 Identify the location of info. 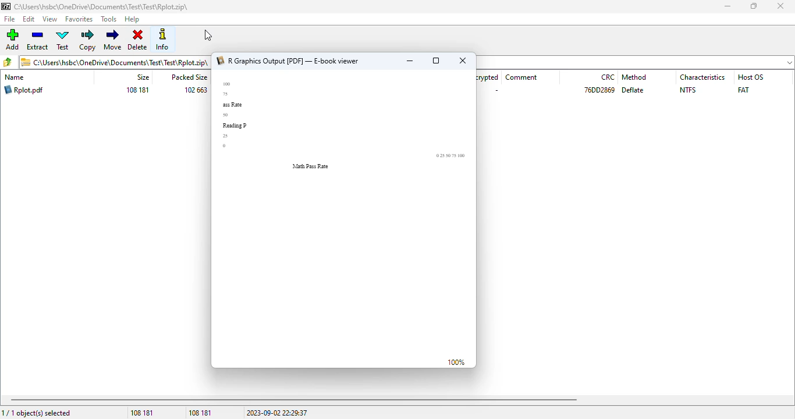
(162, 39).